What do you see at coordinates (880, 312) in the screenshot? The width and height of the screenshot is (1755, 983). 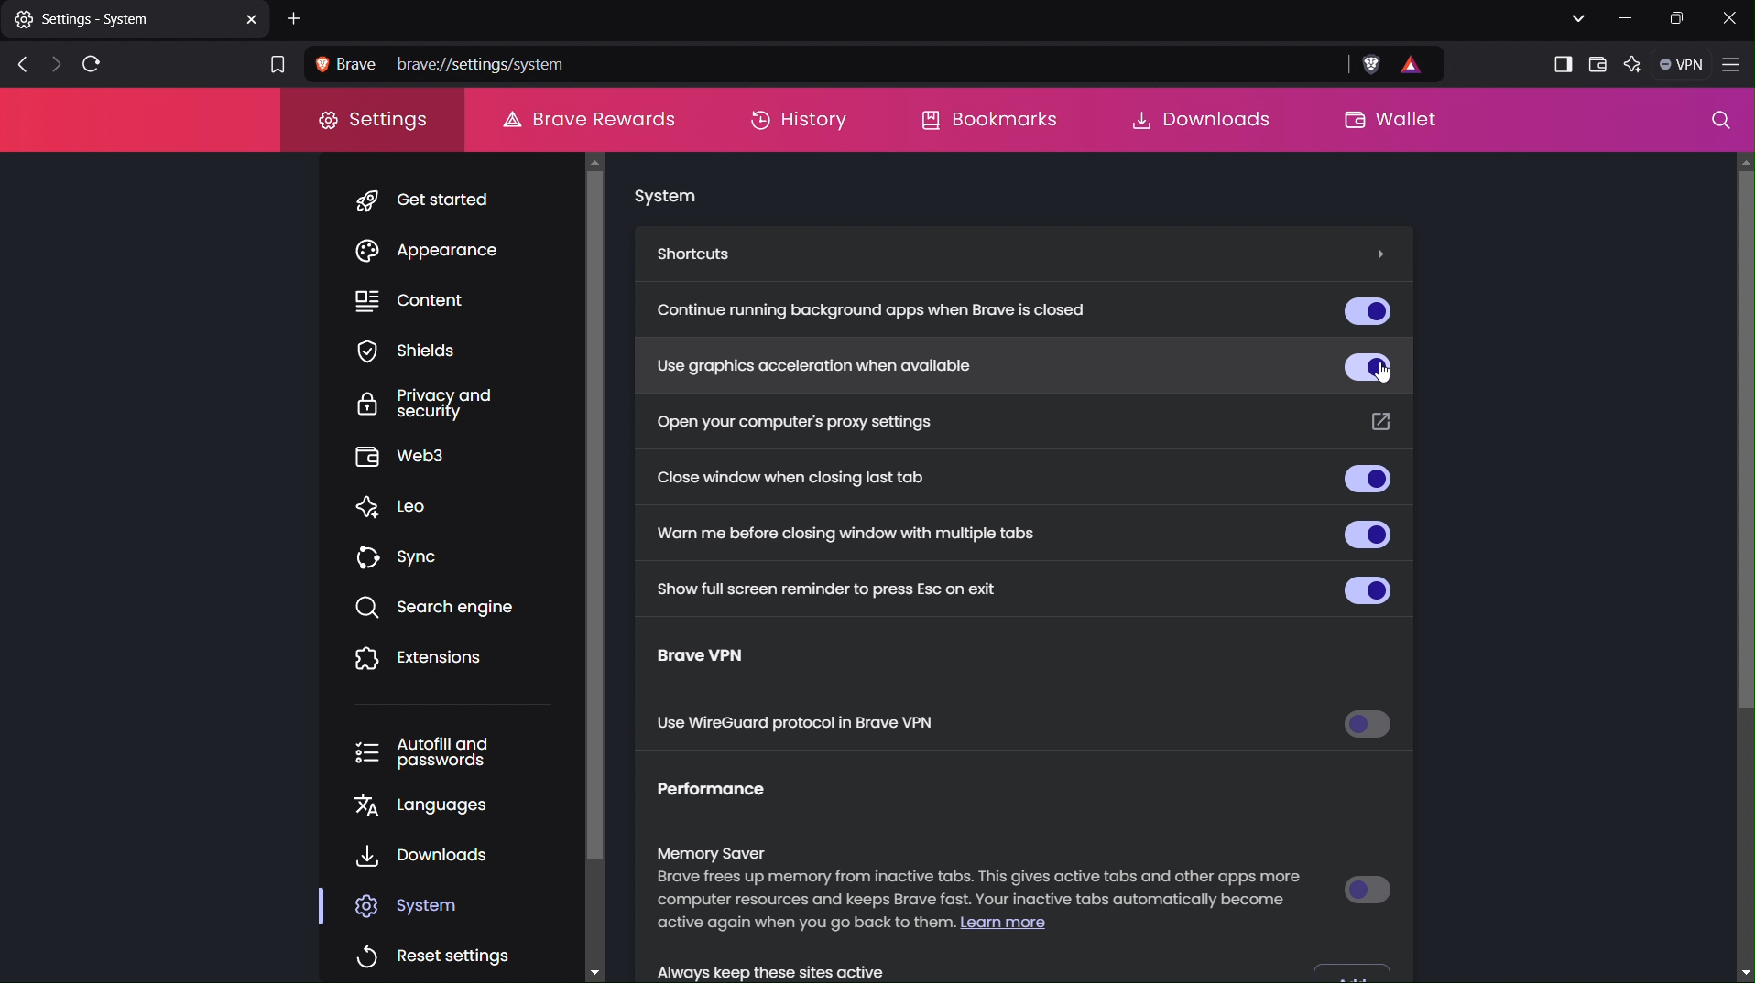 I see `Continue running background apps when Brave is closed` at bounding box center [880, 312].